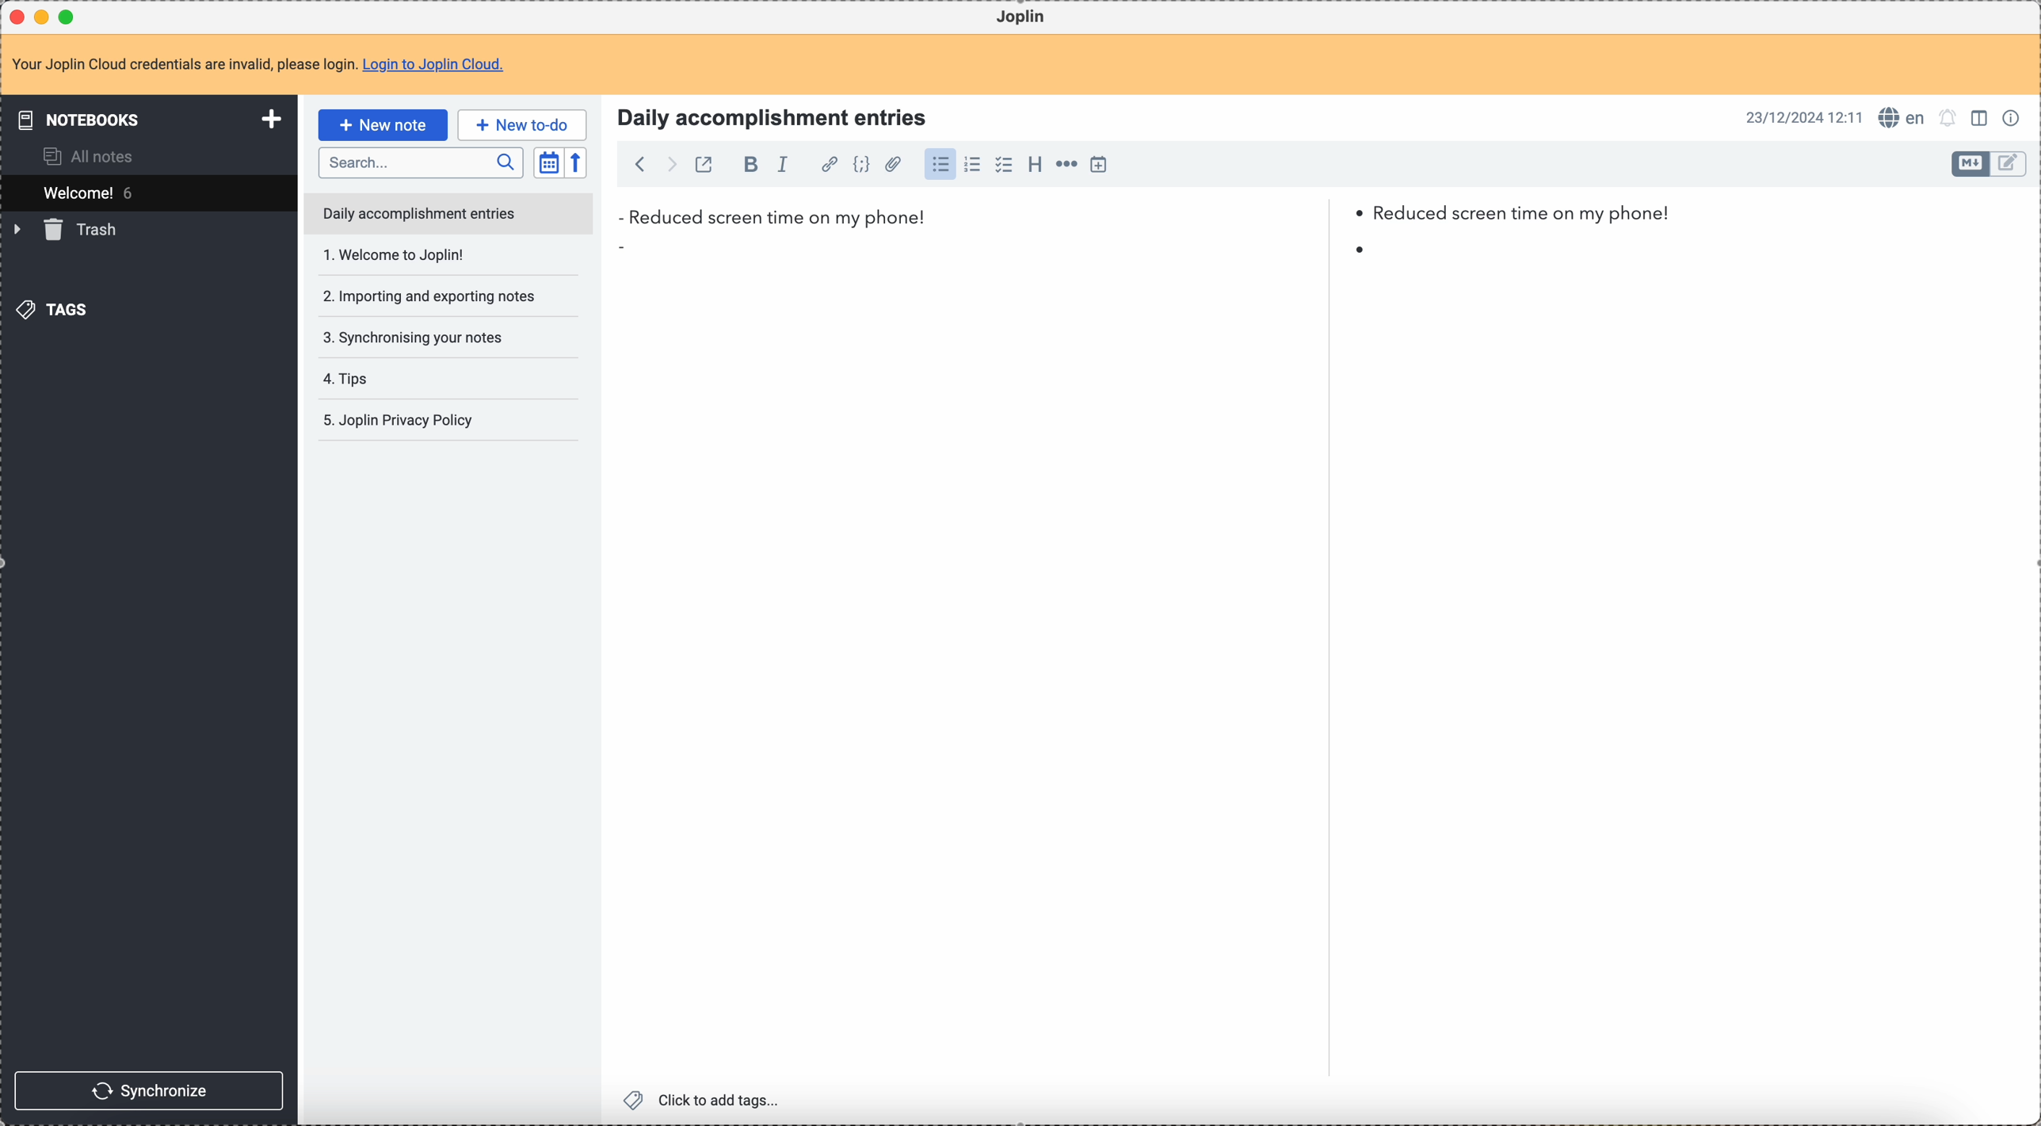 This screenshot has height=1126, width=2041. I want to click on click on new note, so click(382, 124).